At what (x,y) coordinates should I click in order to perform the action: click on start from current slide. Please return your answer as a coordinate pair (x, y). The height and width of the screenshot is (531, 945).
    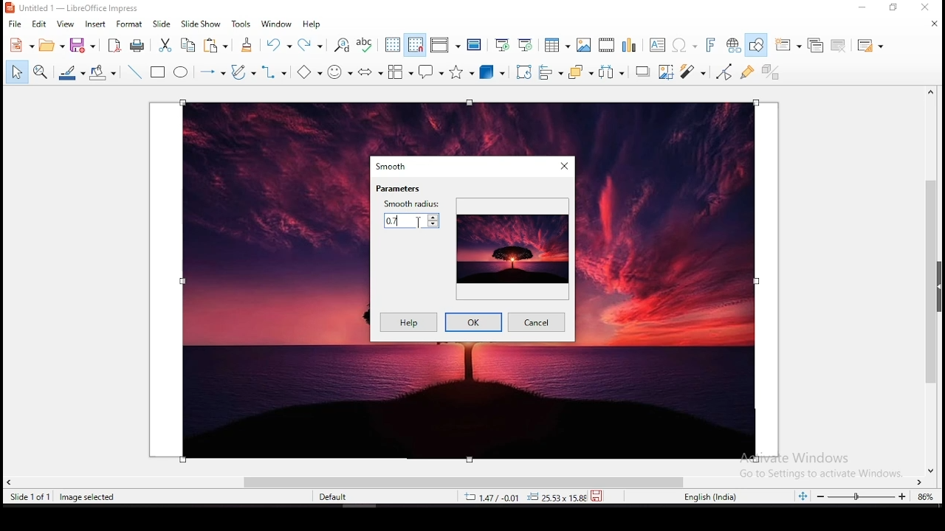
    Looking at the image, I should click on (526, 44).